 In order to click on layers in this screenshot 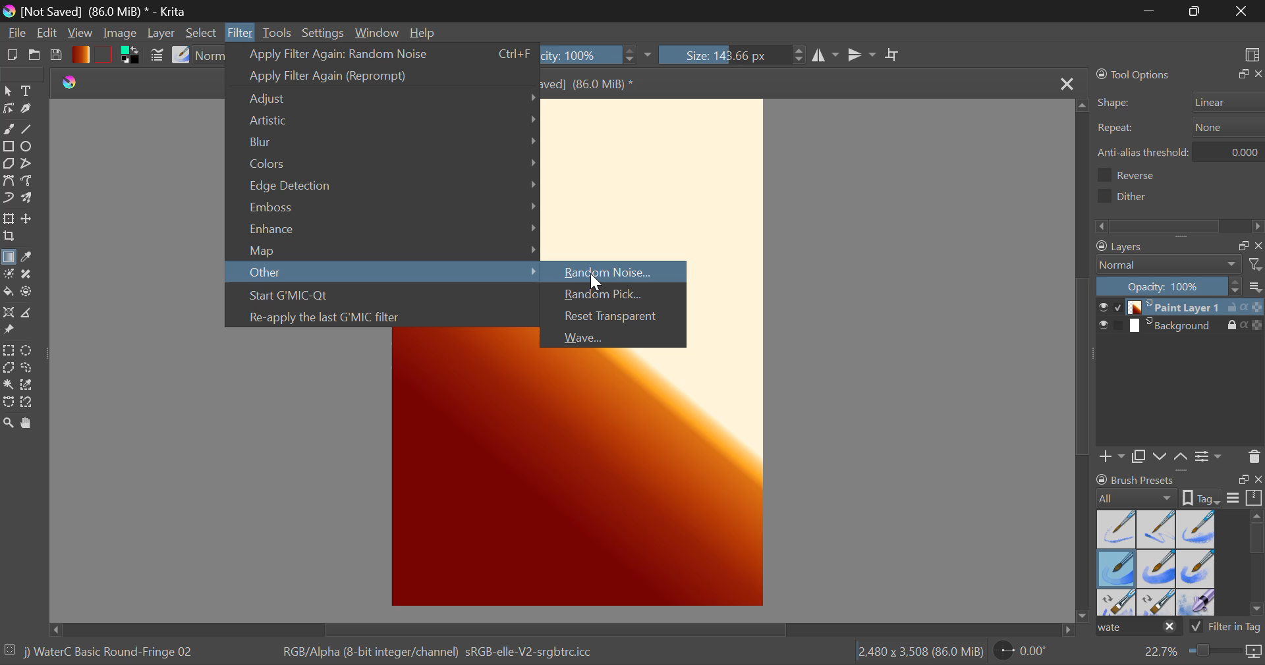, I will do `click(1156, 248)`.